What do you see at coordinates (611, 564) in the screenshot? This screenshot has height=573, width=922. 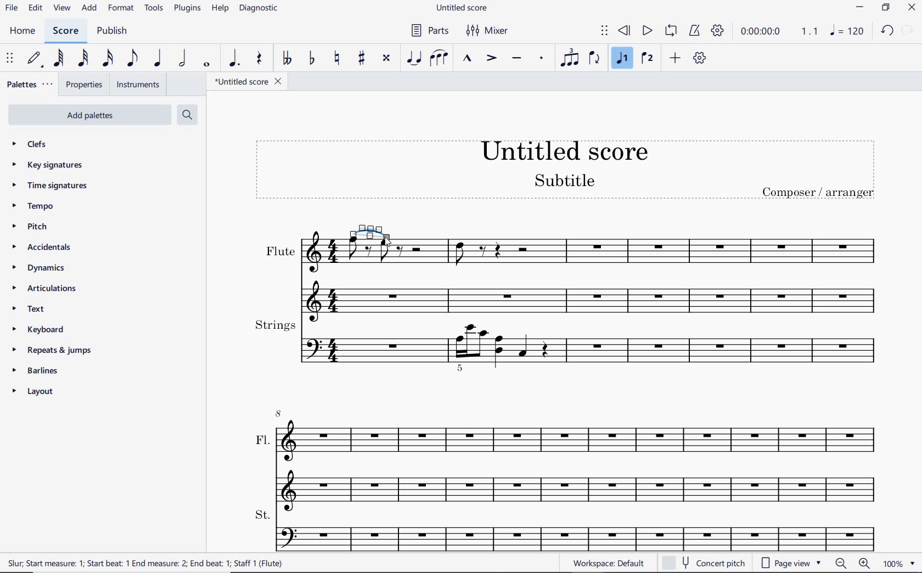 I see `workplace: default` at bounding box center [611, 564].